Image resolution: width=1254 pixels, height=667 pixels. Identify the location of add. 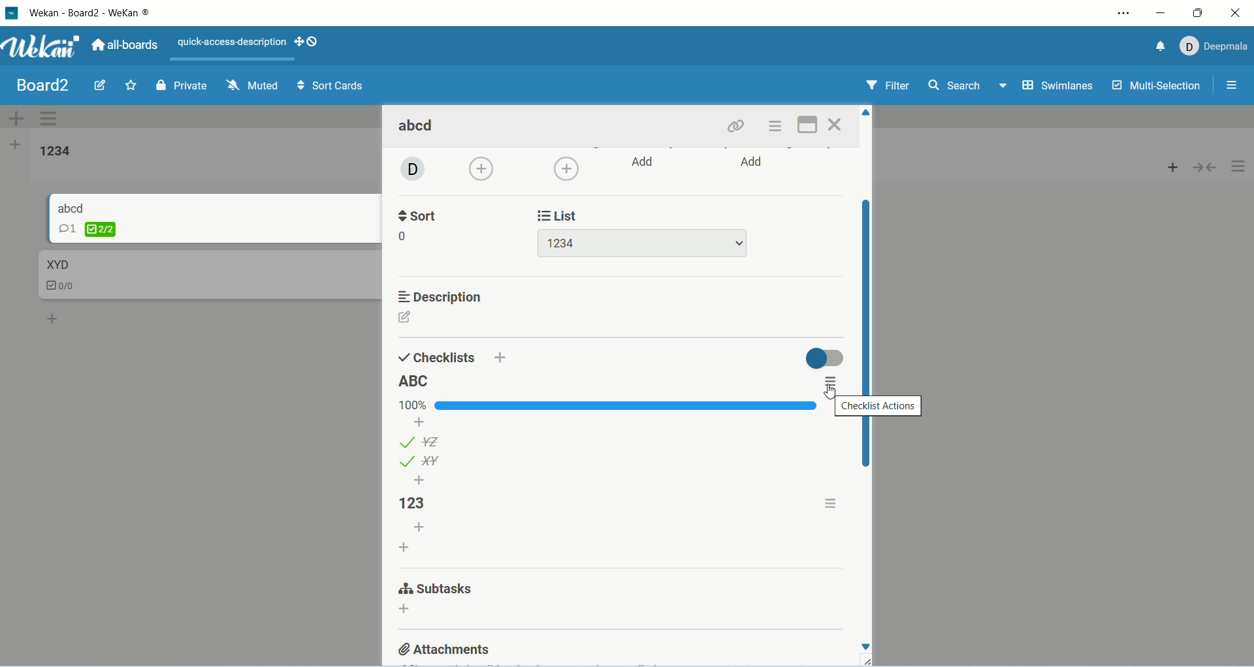
(566, 168).